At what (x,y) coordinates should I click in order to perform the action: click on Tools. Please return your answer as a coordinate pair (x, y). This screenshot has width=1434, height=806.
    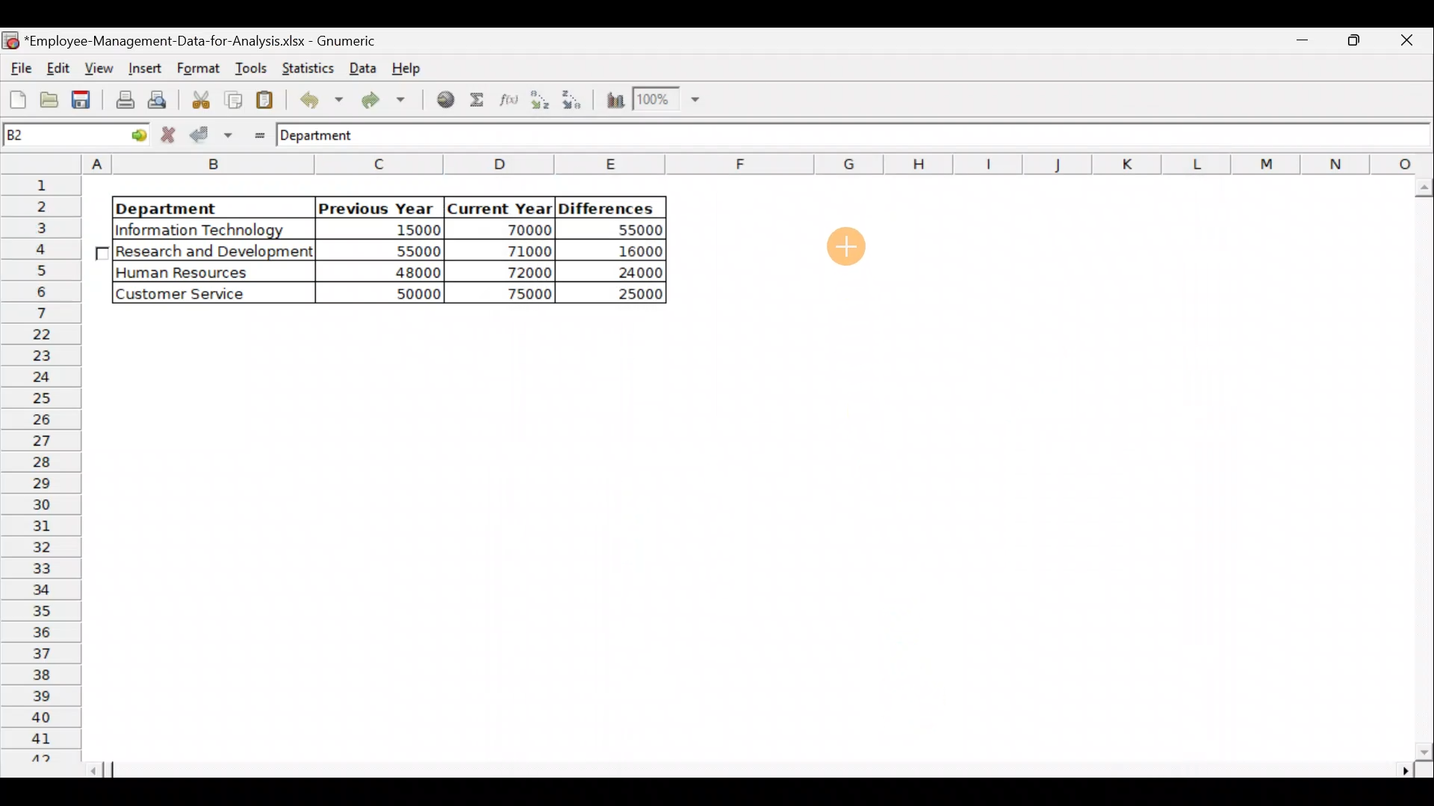
    Looking at the image, I should click on (247, 67).